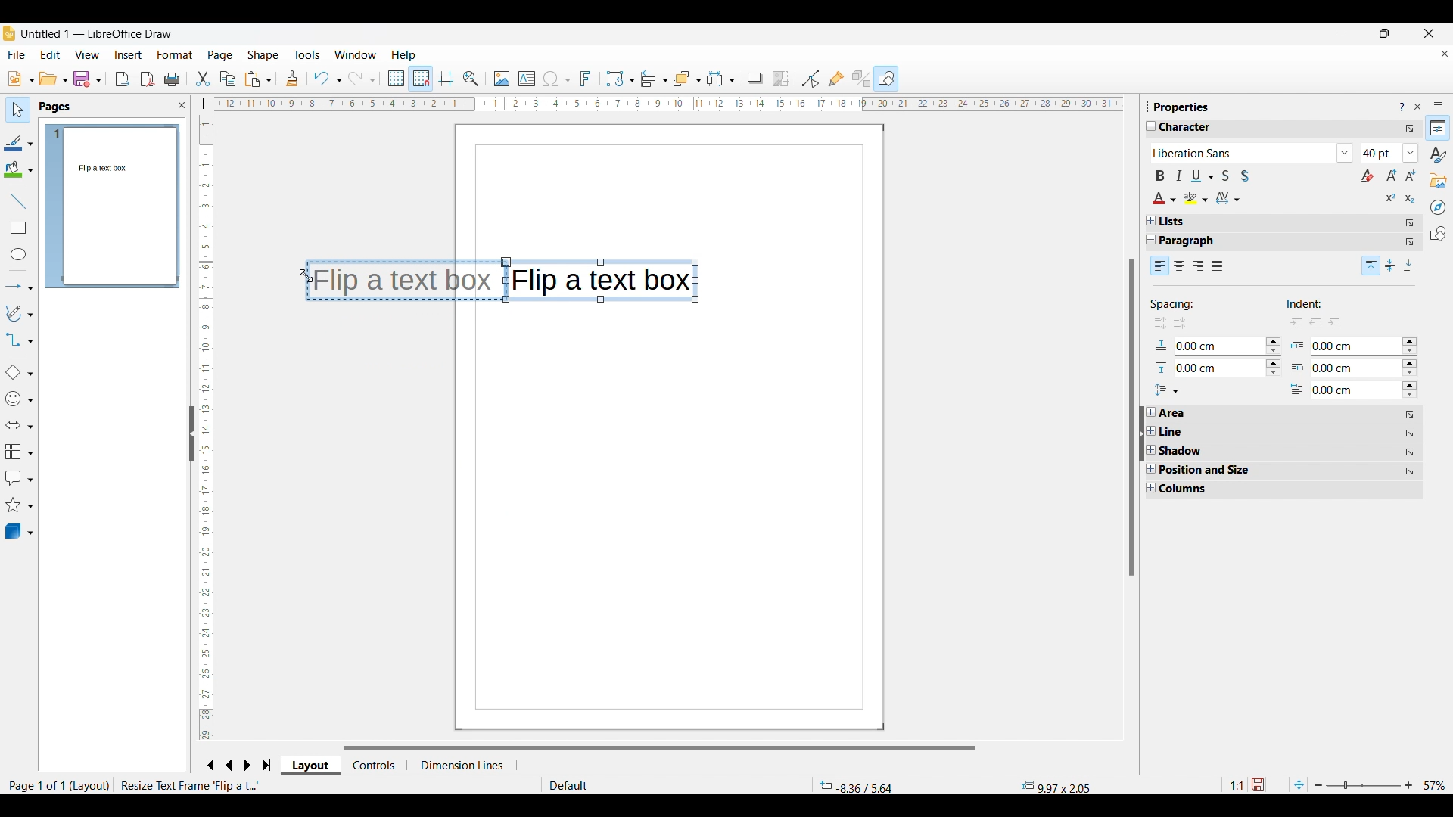 The image size is (1453, 817). Describe the element at coordinates (1411, 175) in the screenshot. I see `Decrease font size` at that location.